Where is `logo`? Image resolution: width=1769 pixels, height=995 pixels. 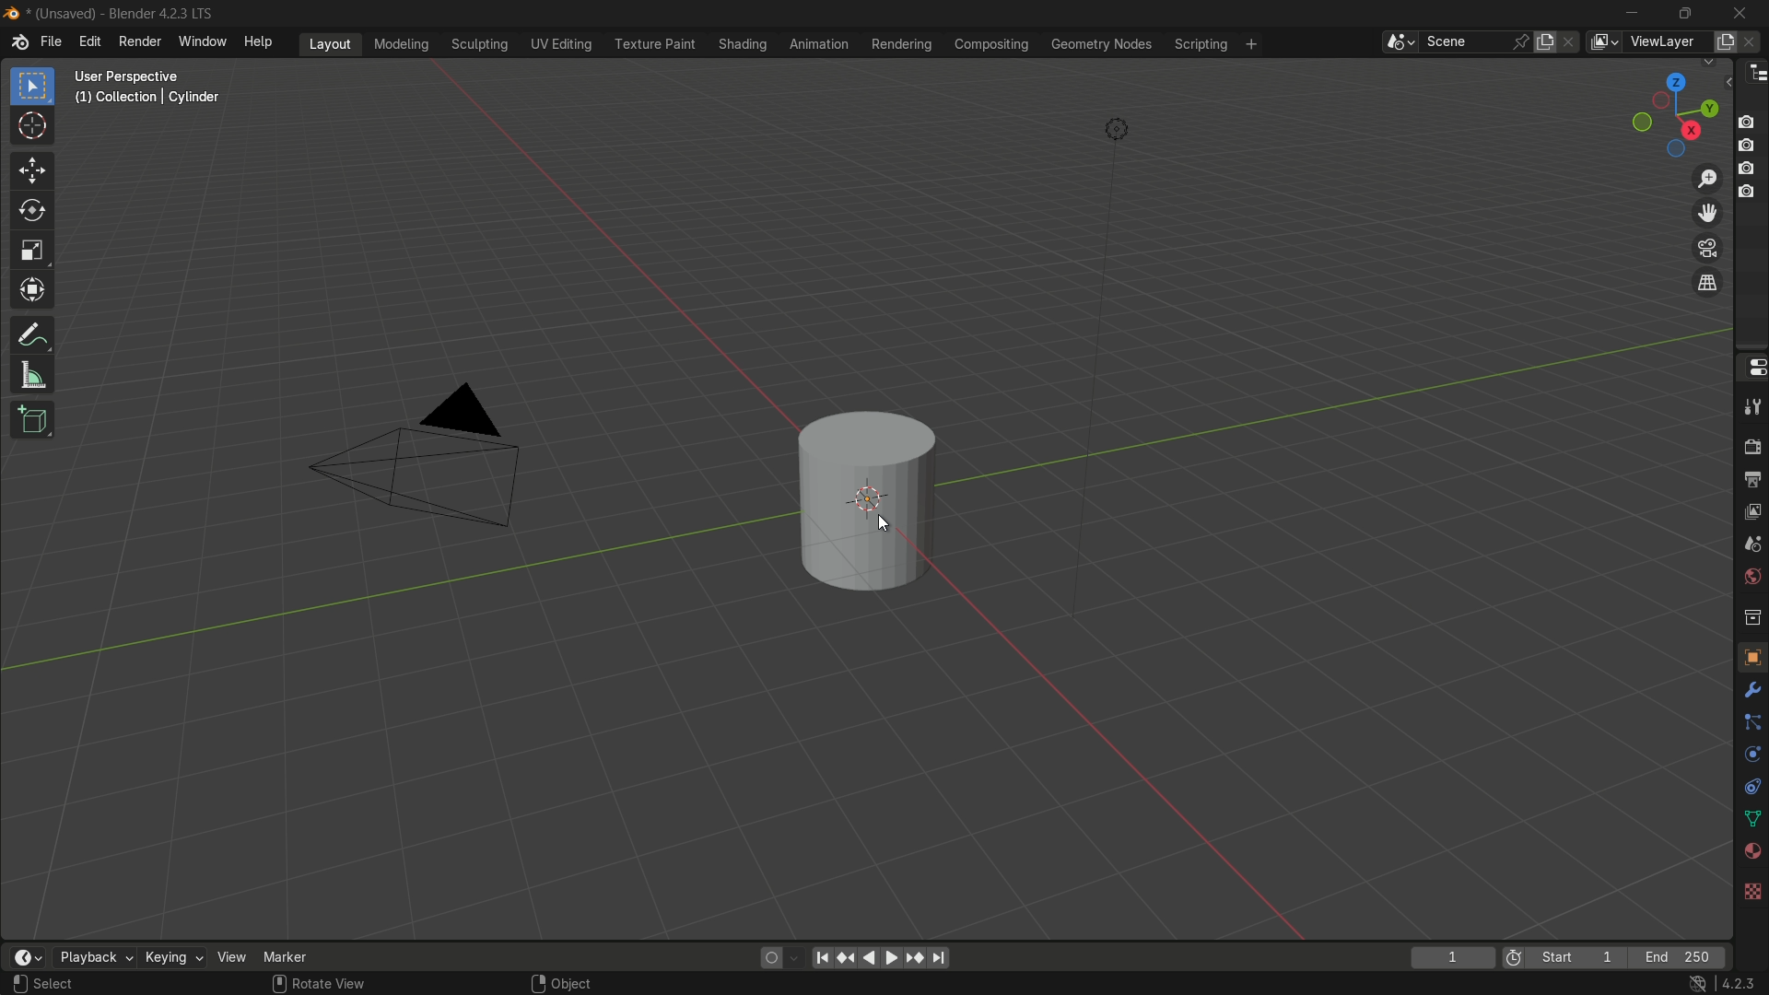
logo is located at coordinates (19, 42).